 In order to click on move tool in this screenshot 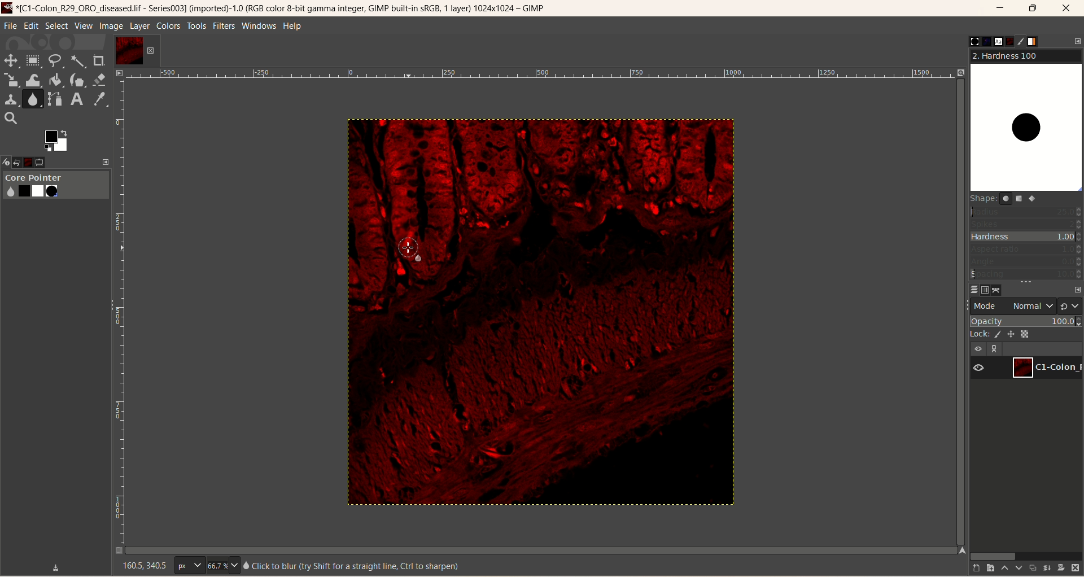, I will do `click(10, 59)`.